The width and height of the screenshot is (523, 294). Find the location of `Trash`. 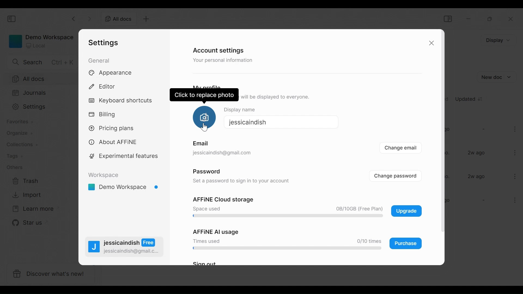

Trash is located at coordinates (24, 181).